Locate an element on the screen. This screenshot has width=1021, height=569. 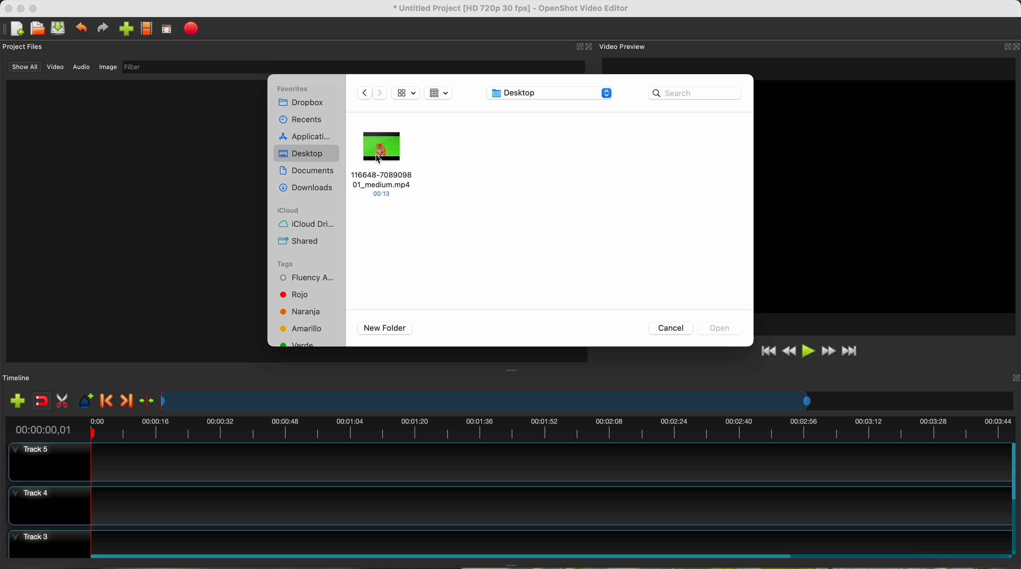
scroll bar is located at coordinates (549, 555).